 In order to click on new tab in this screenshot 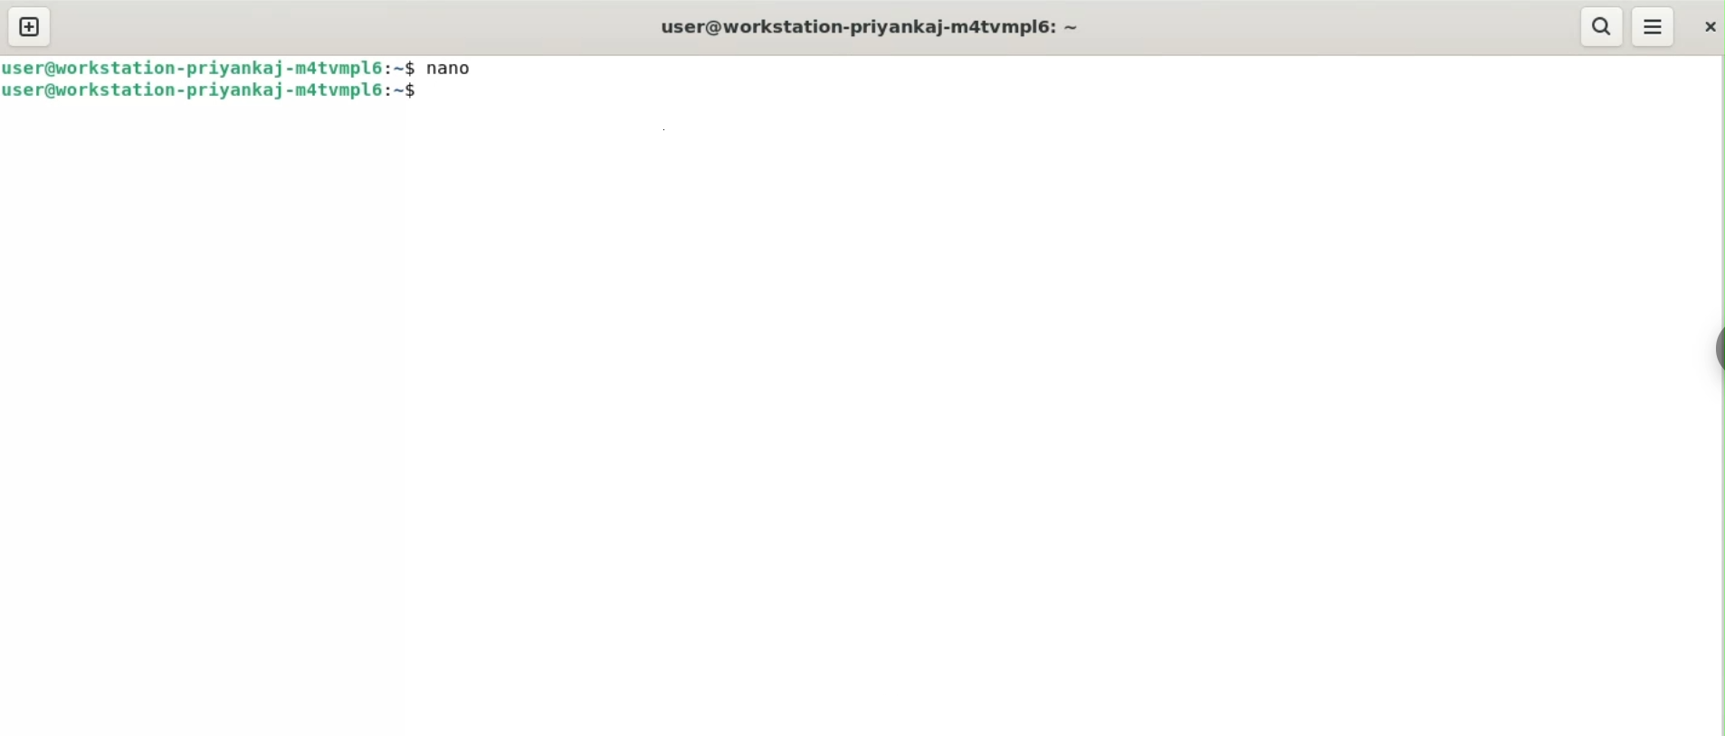, I will do `click(31, 25)`.